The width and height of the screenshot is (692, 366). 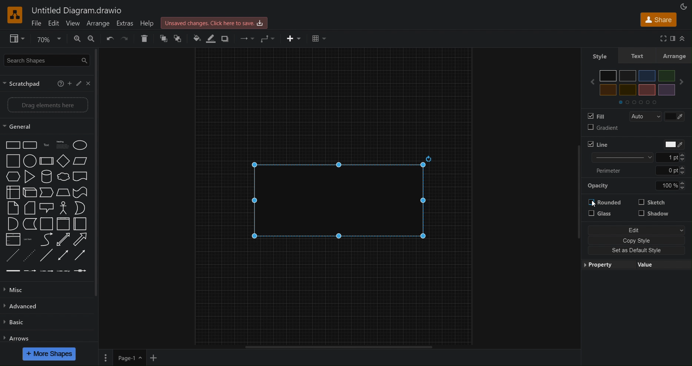 I want to click on View, so click(x=13, y=39).